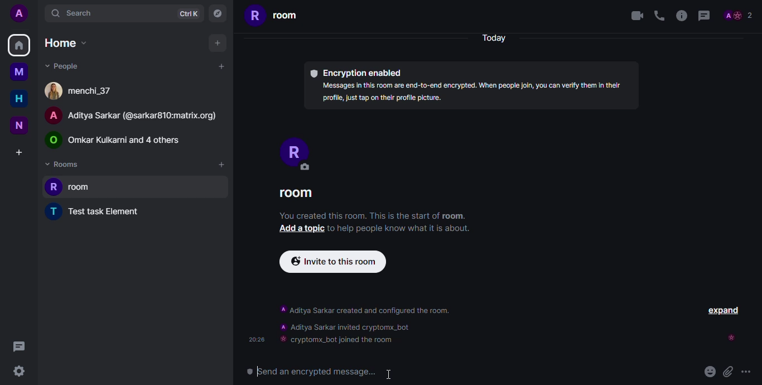  What do you see at coordinates (358, 71) in the screenshot?
I see `Encryption enabled` at bounding box center [358, 71].